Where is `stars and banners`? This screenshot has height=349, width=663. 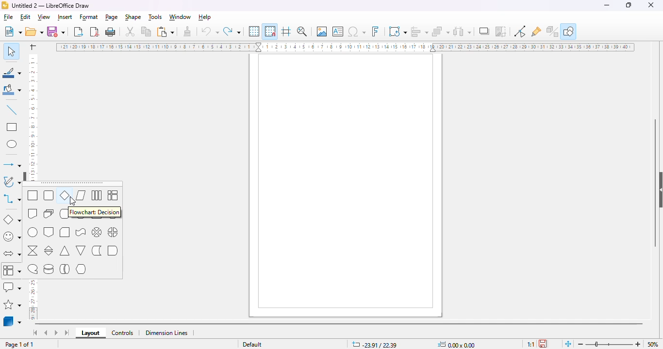
stars and banners is located at coordinates (13, 305).